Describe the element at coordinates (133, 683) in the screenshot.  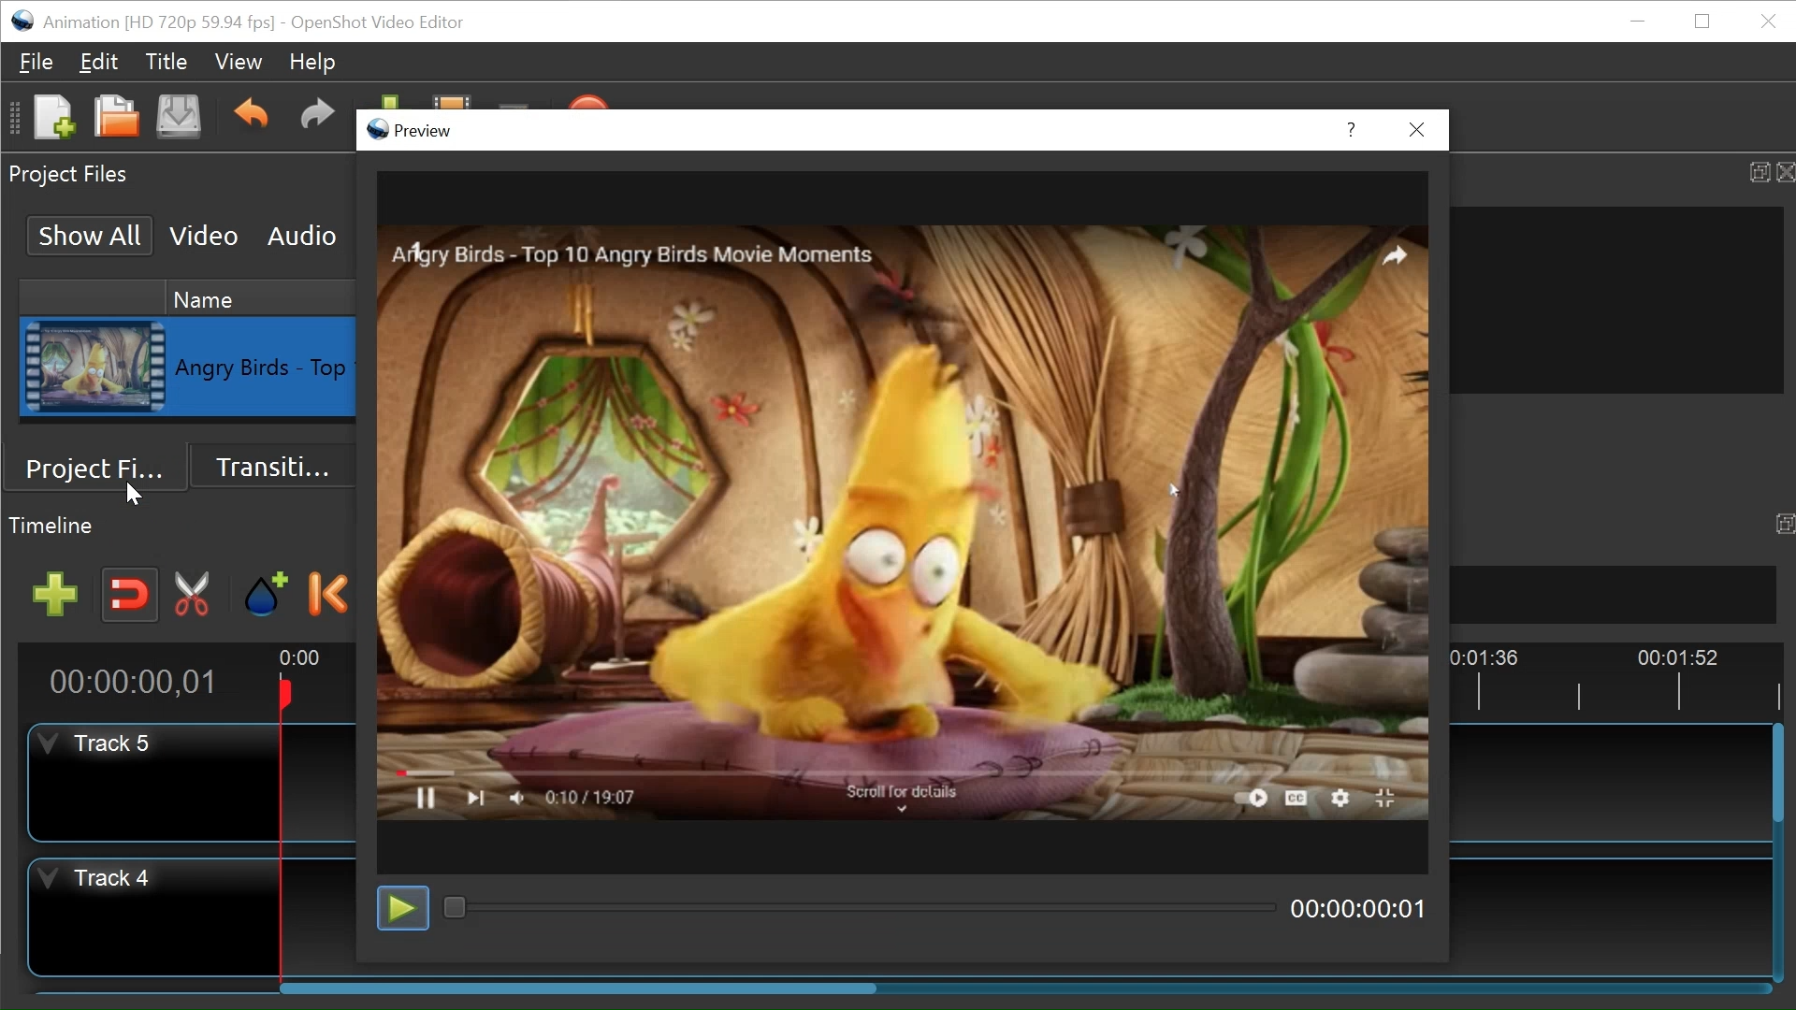
I see `Current Position` at that location.